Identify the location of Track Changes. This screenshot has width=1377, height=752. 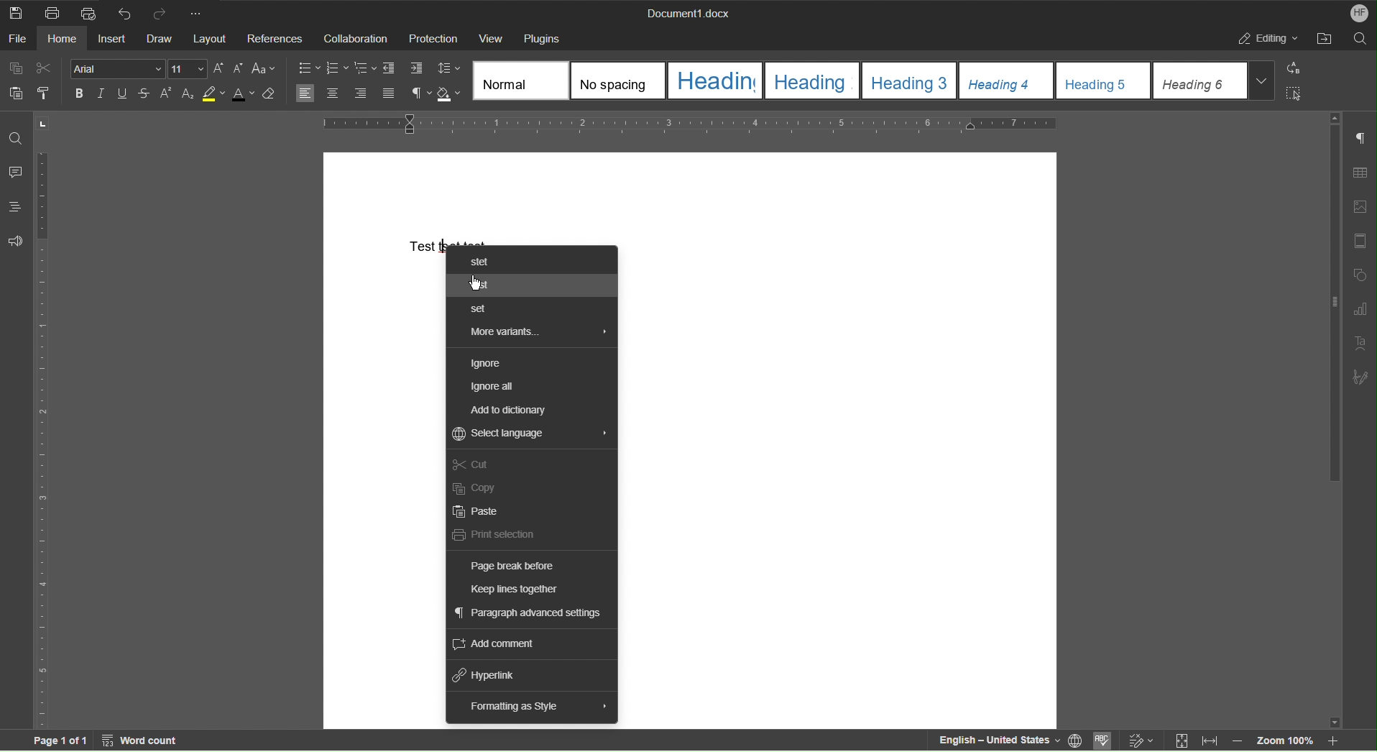
(1141, 740).